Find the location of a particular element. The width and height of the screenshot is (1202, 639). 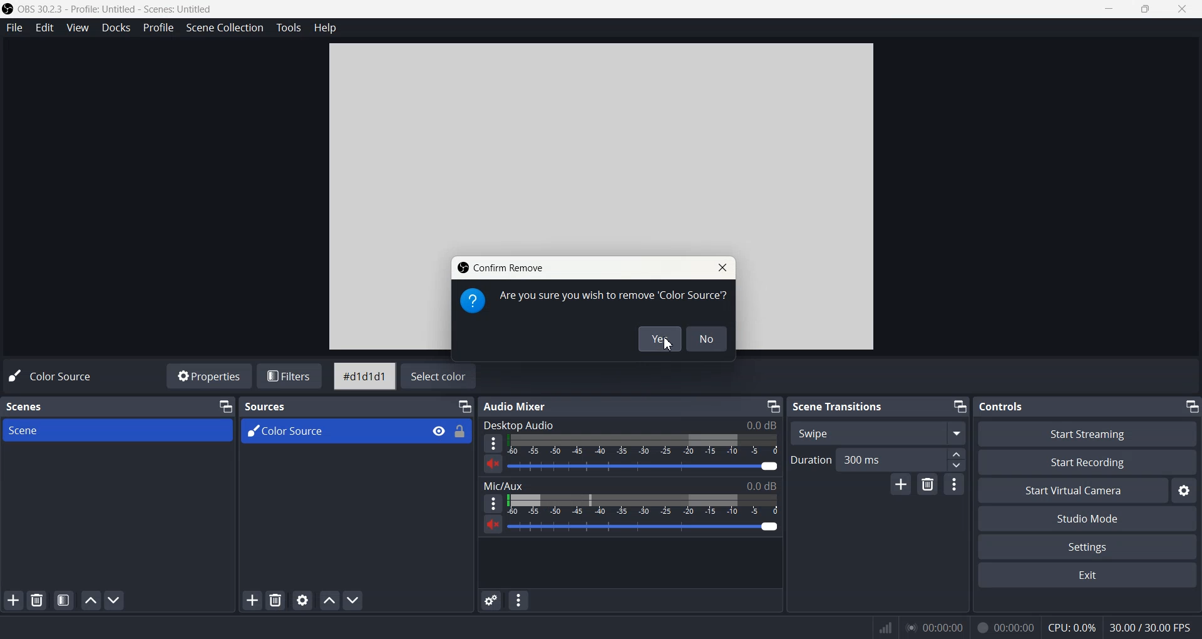

Close is located at coordinates (723, 268).